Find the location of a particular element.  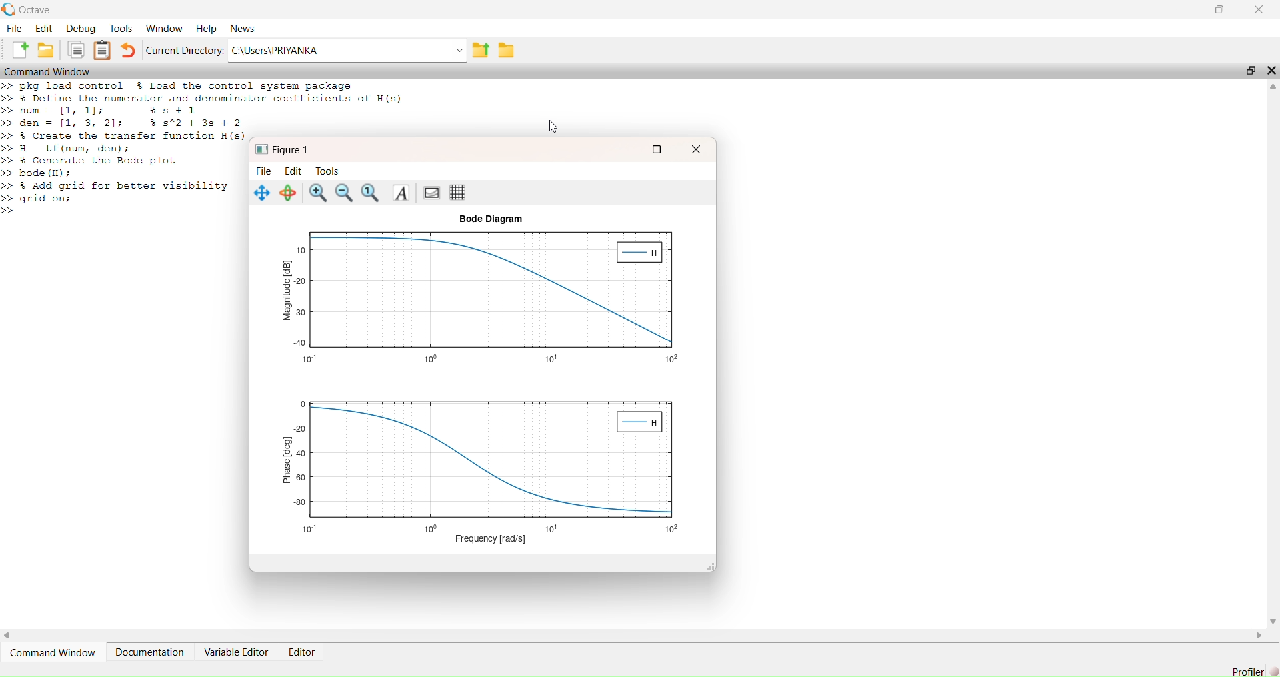

restore is located at coordinates (1219, 9).